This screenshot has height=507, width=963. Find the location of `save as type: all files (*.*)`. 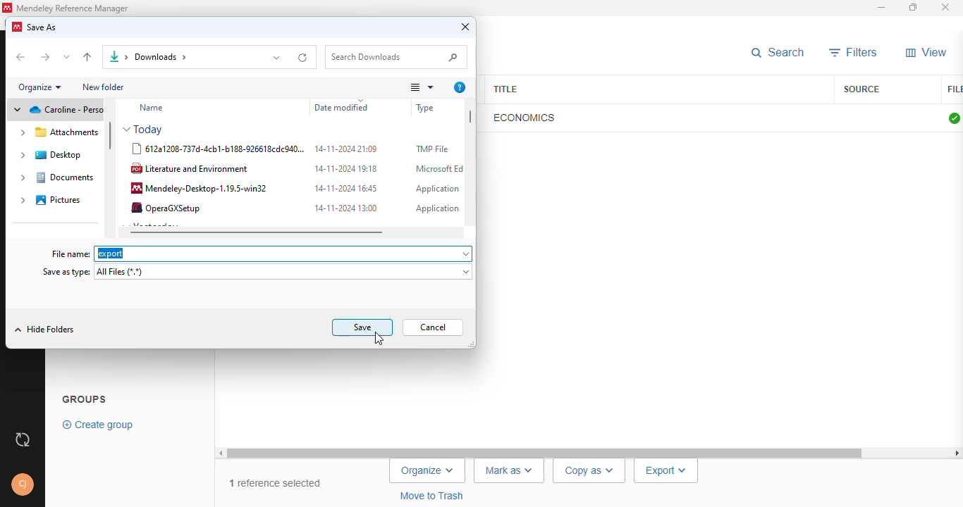

save as type: all files (*.*) is located at coordinates (258, 273).